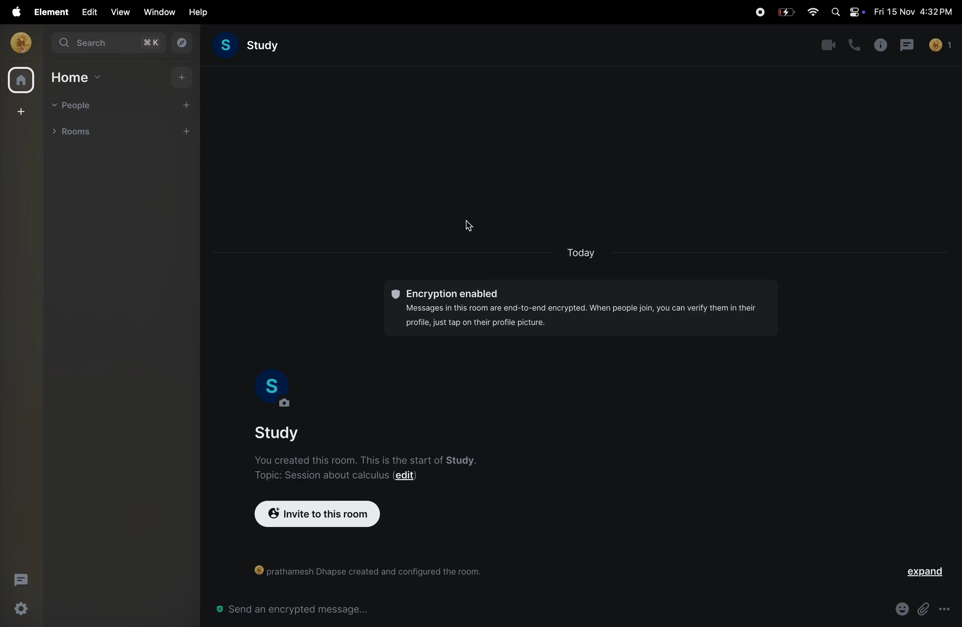 The image size is (962, 627). Describe the element at coordinates (183, 44) in the screenshot. I see `explore` at that location.